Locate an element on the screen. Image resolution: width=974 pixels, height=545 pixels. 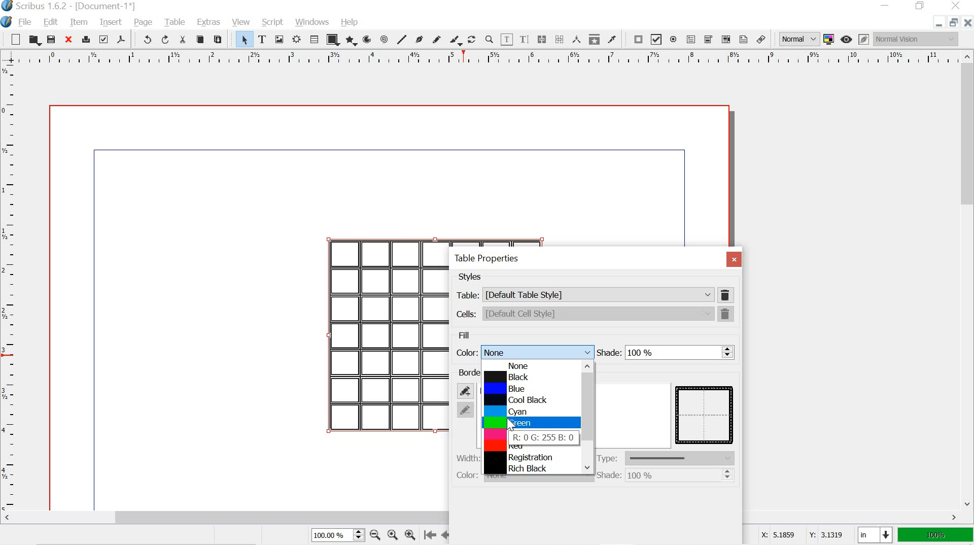
normal vision is located at coordinates (917, 39).